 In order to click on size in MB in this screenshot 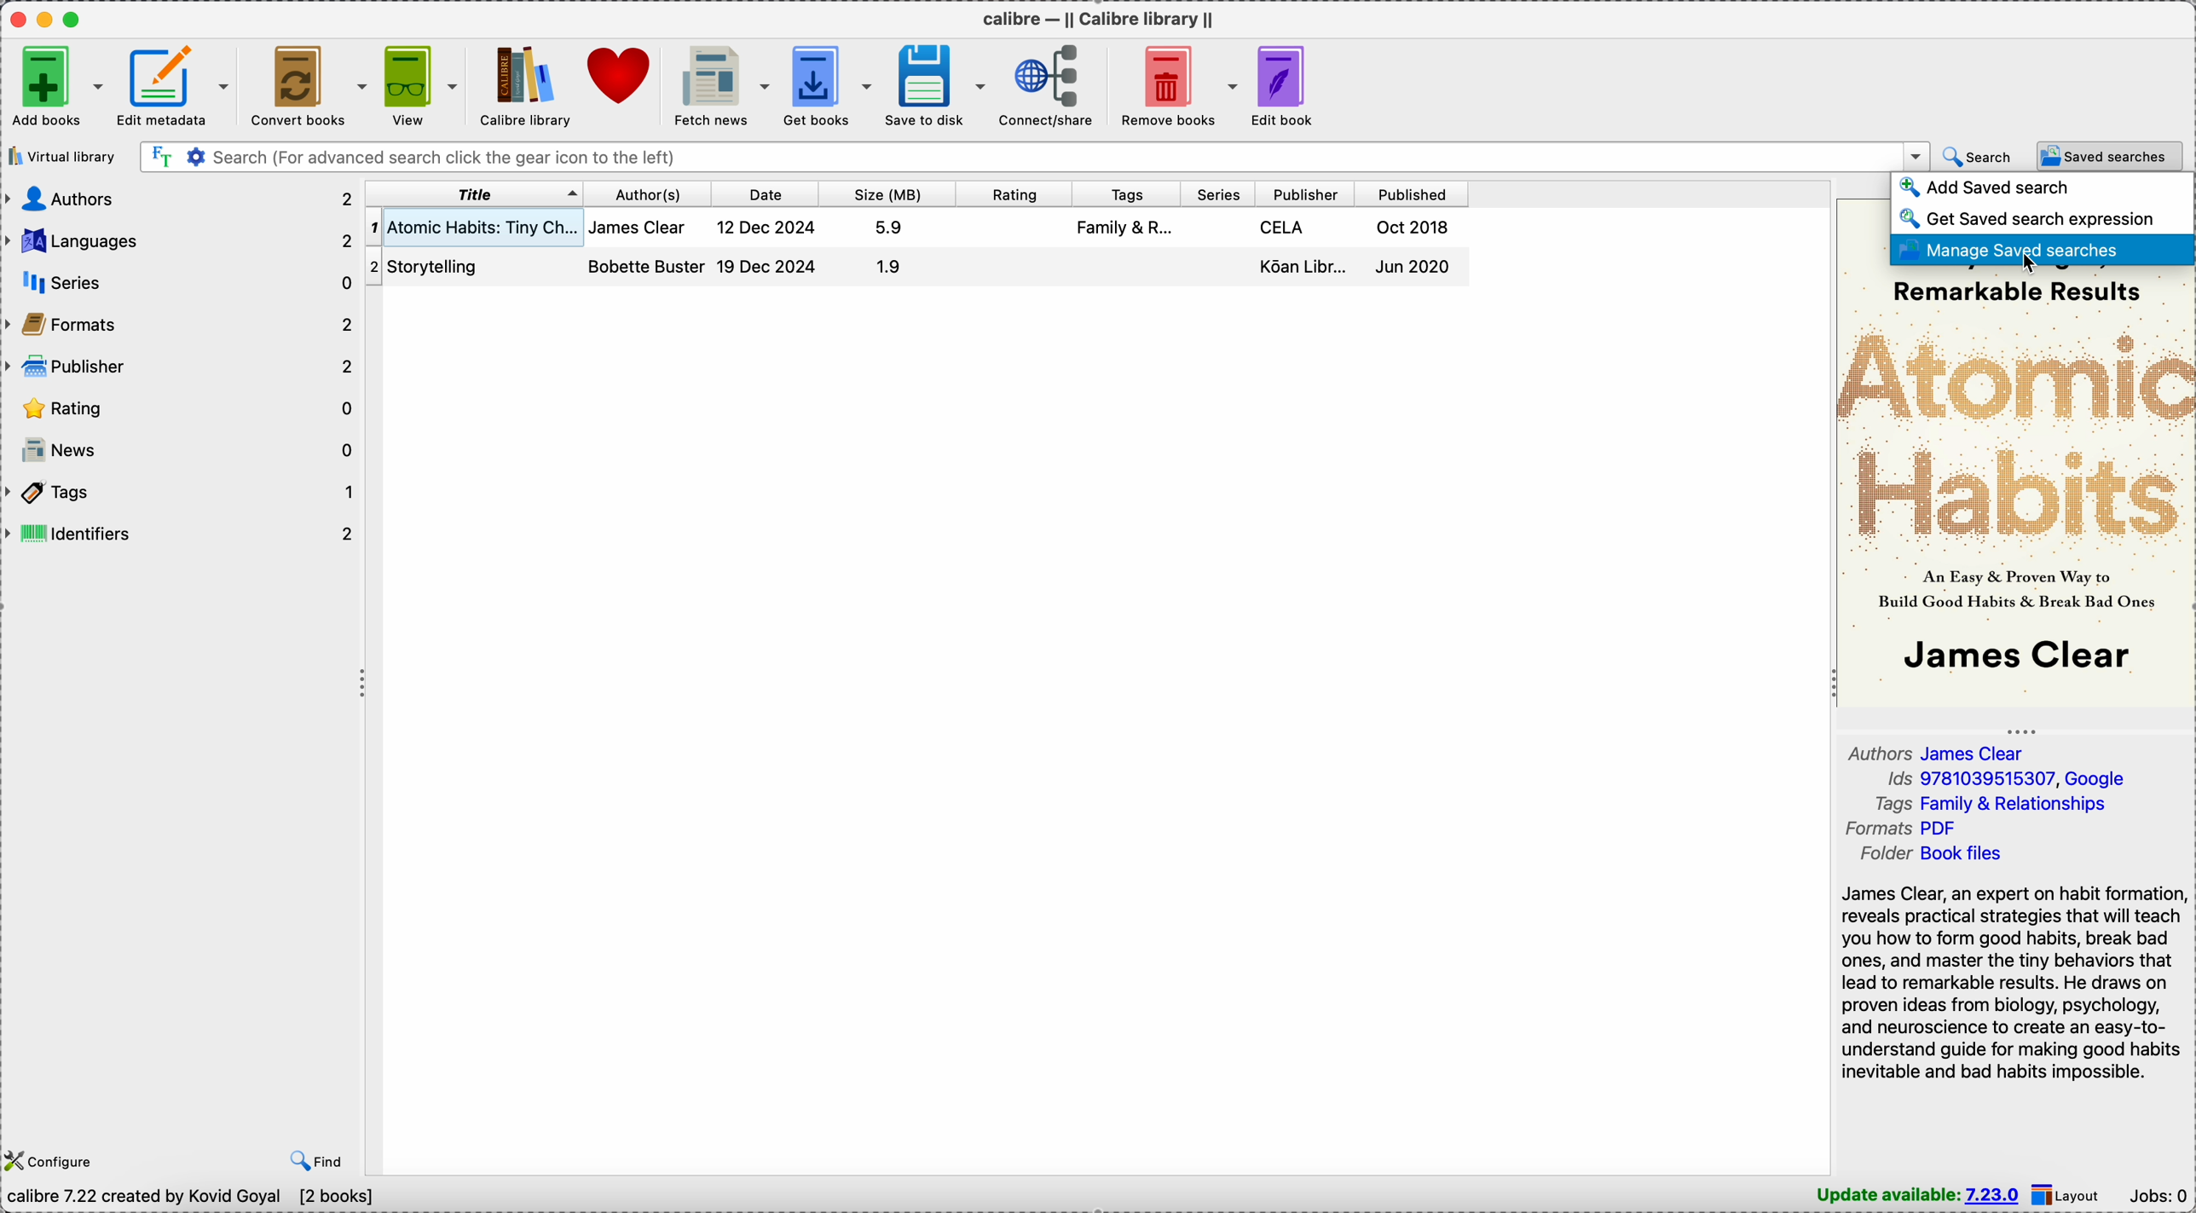, I will do `click(889, 251)`.